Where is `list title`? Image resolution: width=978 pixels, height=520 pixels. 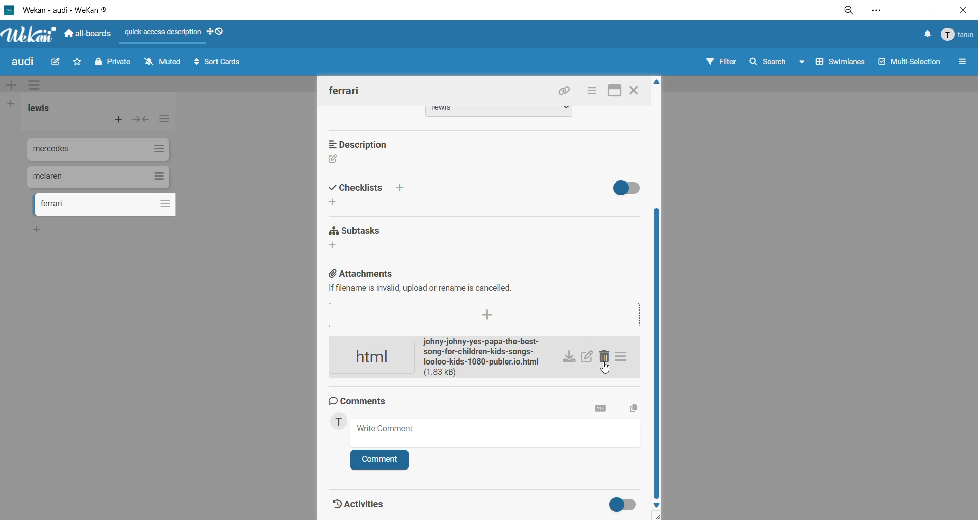
list title is located at coordinates (40, 109).